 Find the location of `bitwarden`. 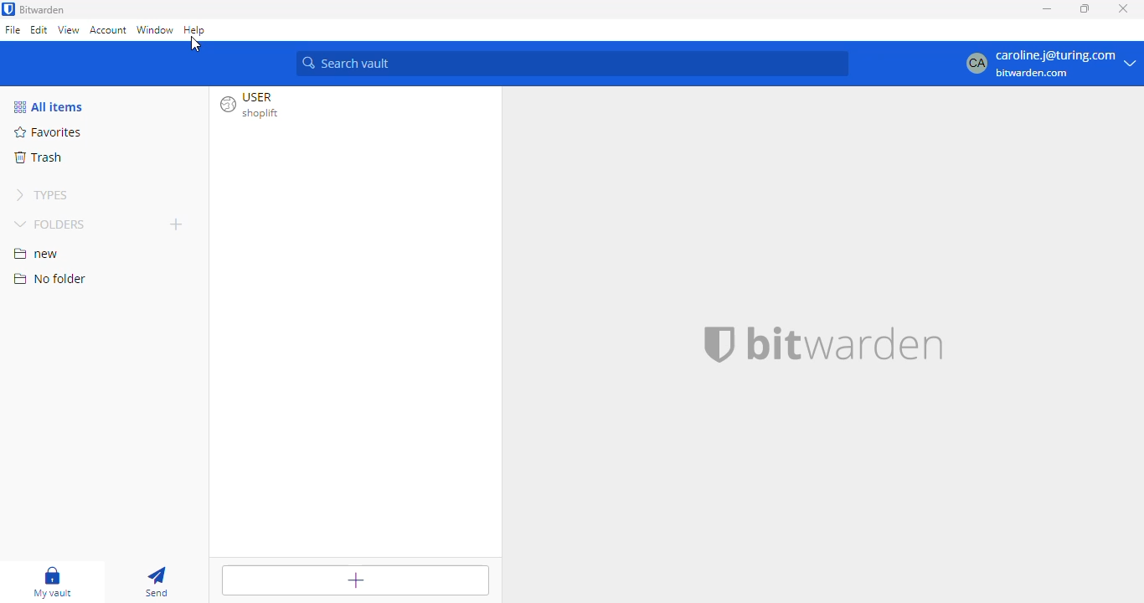

bitwarden is located at coordinates (44, 9).